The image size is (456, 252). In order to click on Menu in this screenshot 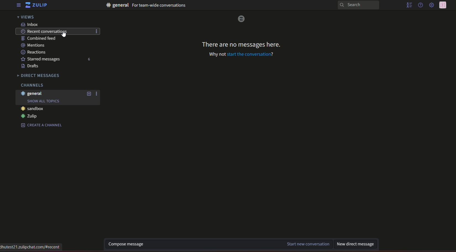, I will do `click(17, 5)`.